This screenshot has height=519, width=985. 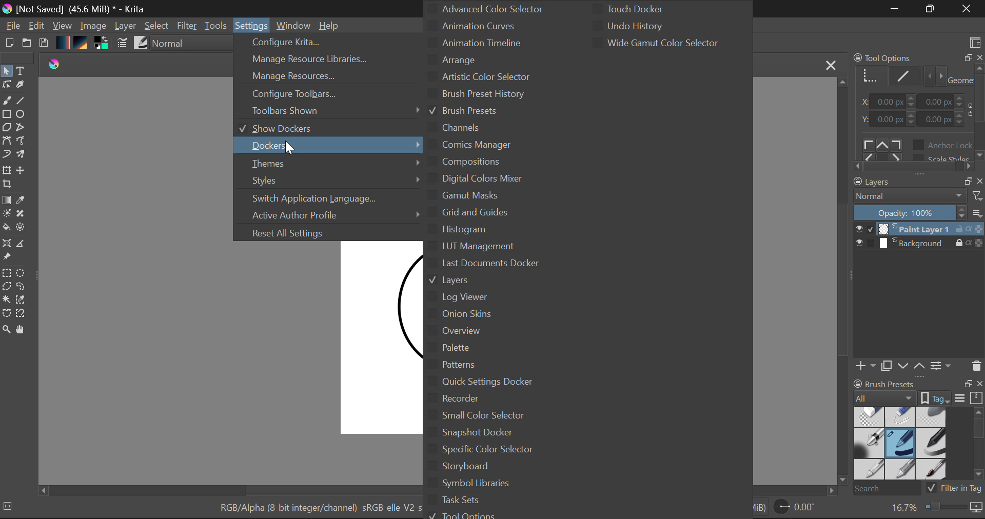 I want to click on Compositions, so click(x=516, y=162).